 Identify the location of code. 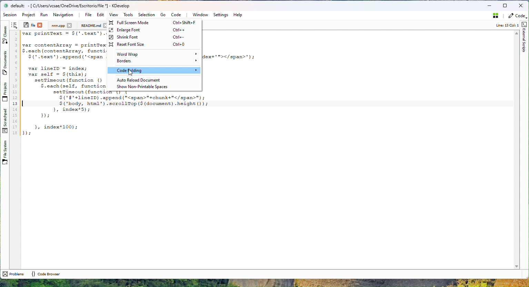
(63, 84).